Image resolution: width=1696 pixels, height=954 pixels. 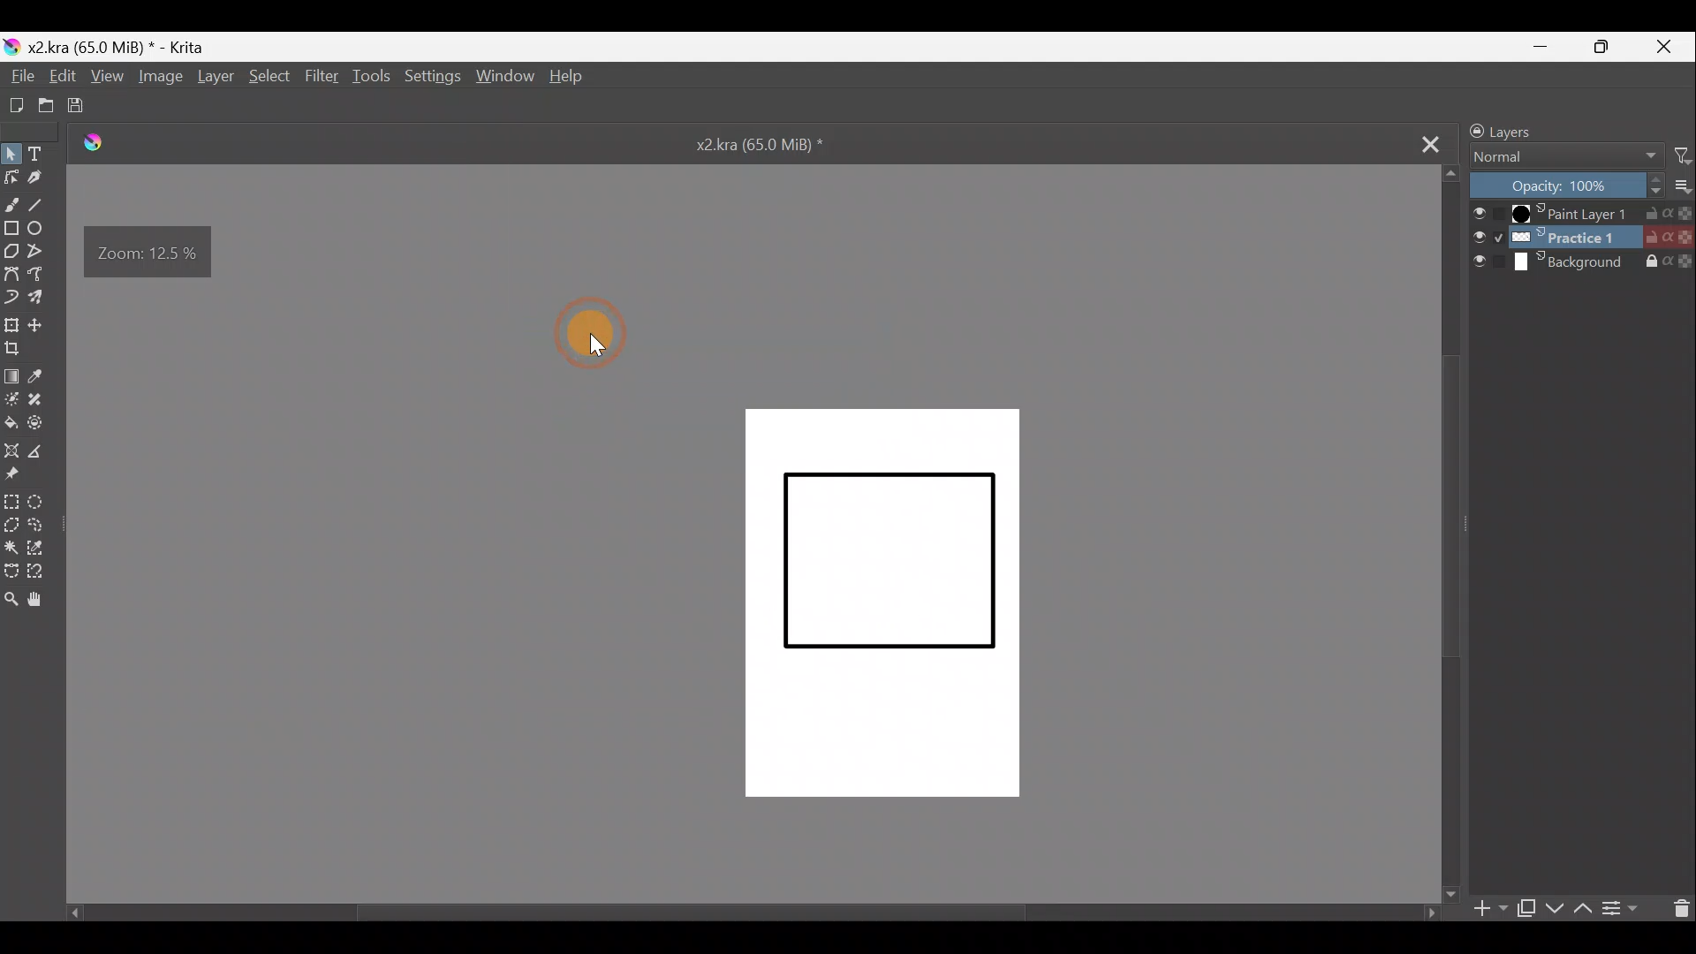 I want to click on Zoom - 12.5%, so click(x=152, y=251).